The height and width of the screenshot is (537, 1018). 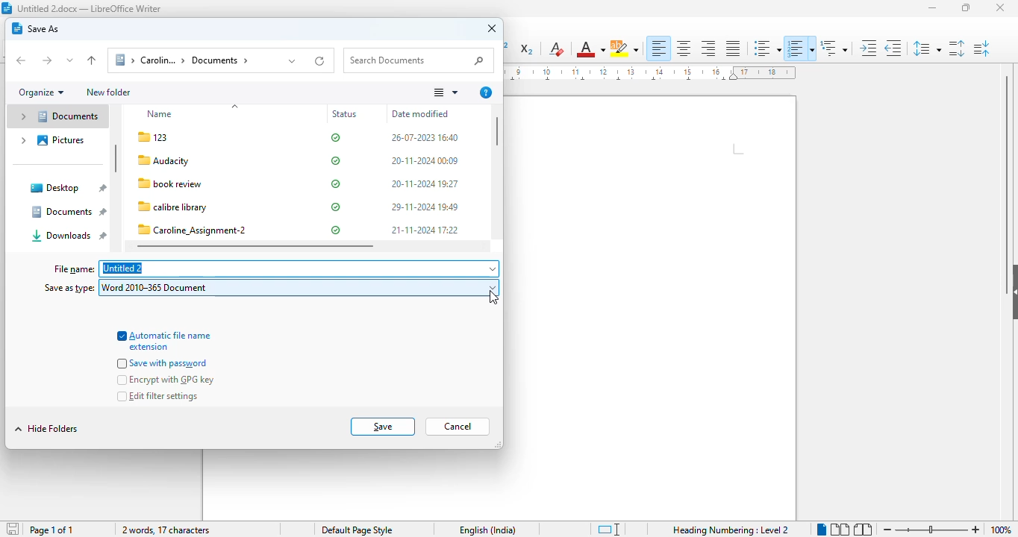 I want to click on back, so click(x=22, y=60).